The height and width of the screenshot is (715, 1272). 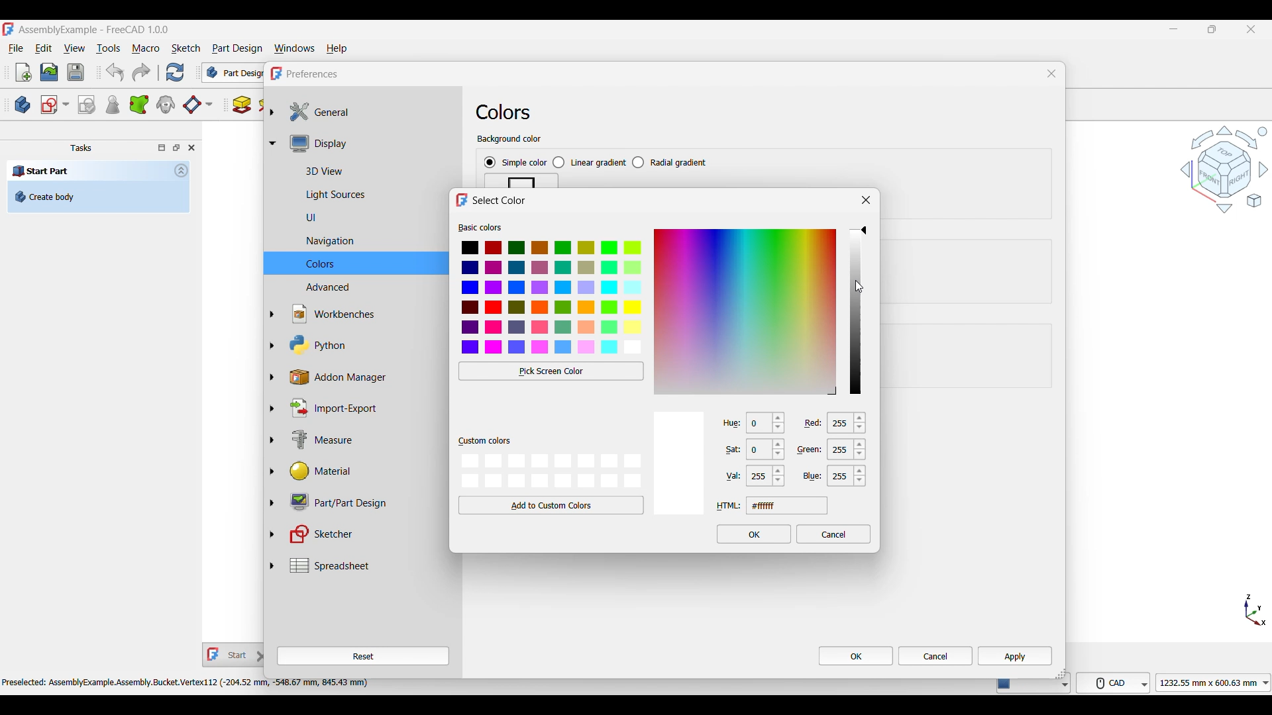 I want to click on 255, so click(x=852, y=424).